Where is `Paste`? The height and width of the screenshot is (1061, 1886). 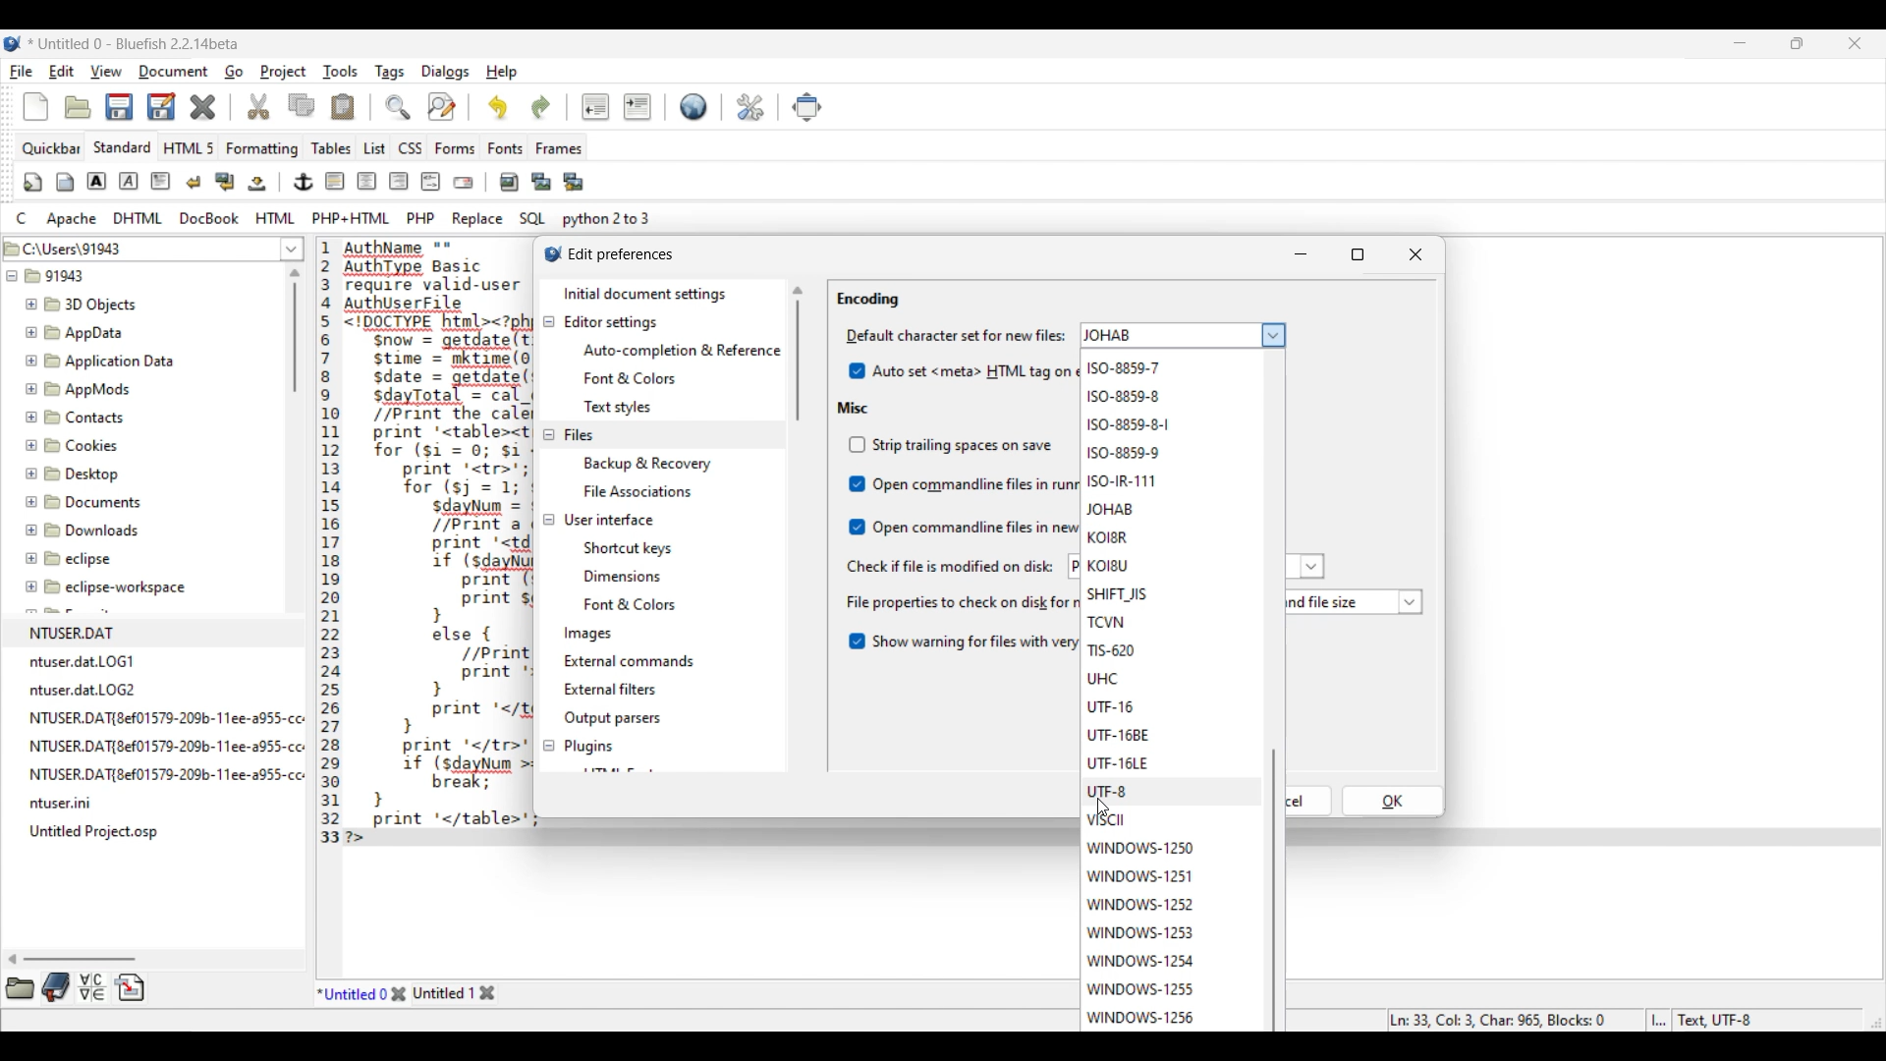 Paste is located at coordinates (343, 106).